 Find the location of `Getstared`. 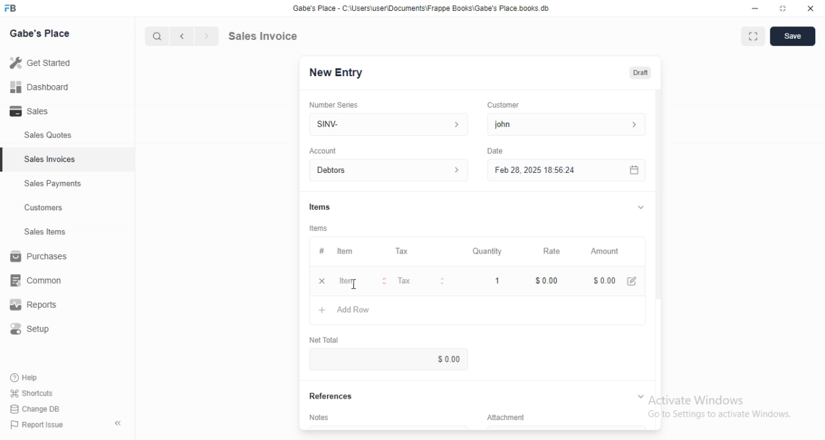

Getstared is located at coordinates (44, 64).